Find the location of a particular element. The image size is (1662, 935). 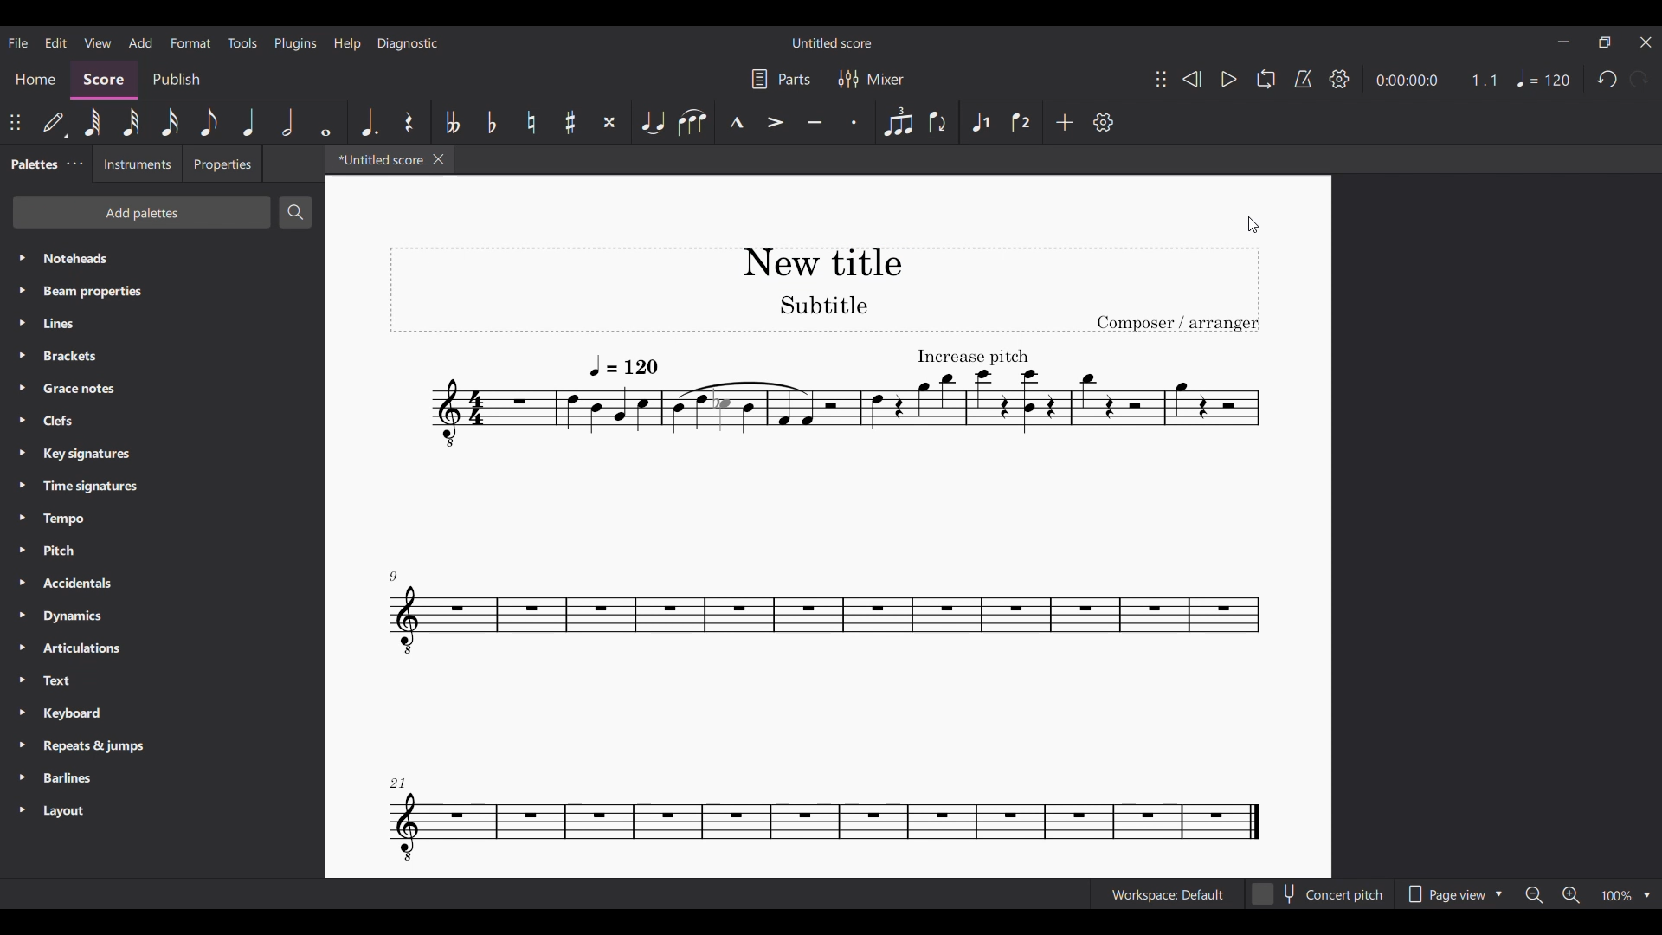

Undo is located at coordinates (1607, 80).